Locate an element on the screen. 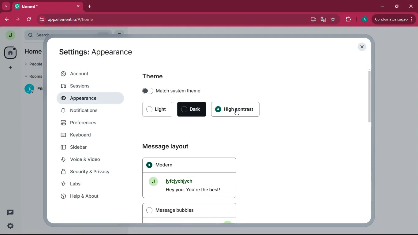 The width and height of the screenshot is (418, 235). appearance is located at coordinates (84, 99).